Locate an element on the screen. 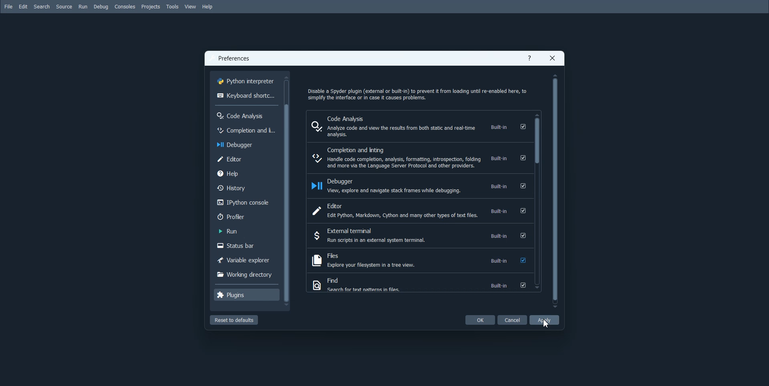 This screenshot has height=386, width=769. Variable explorer is located at coordinates (245, 259).